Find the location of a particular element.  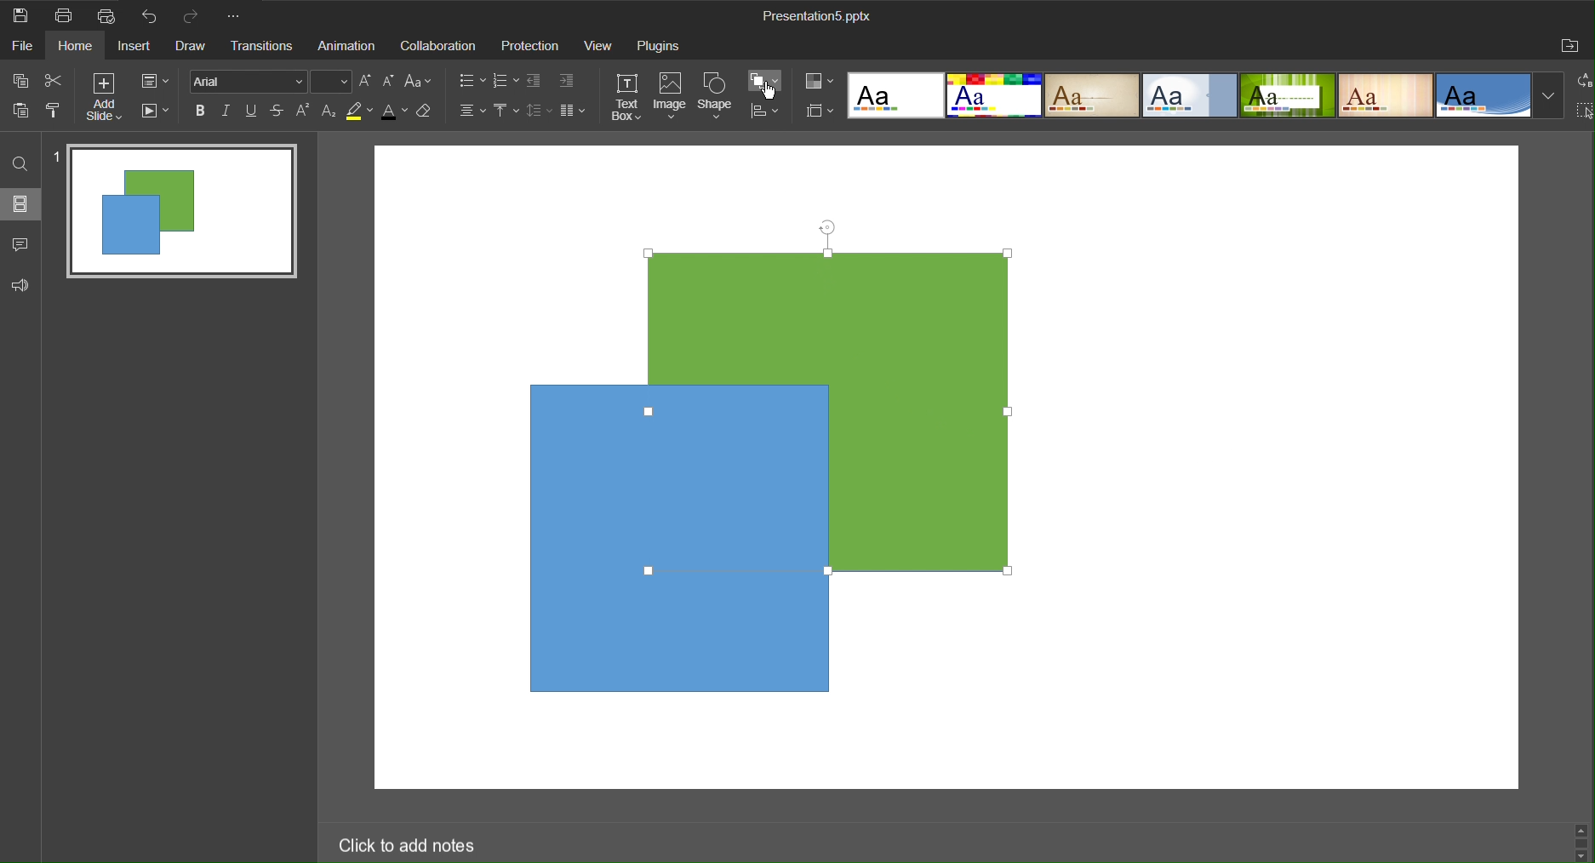

Column is located at coordinates (576, 112).